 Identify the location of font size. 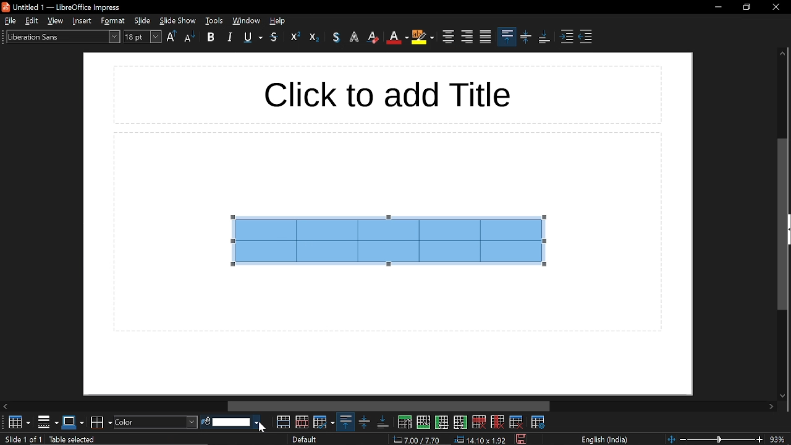
(143, 36).